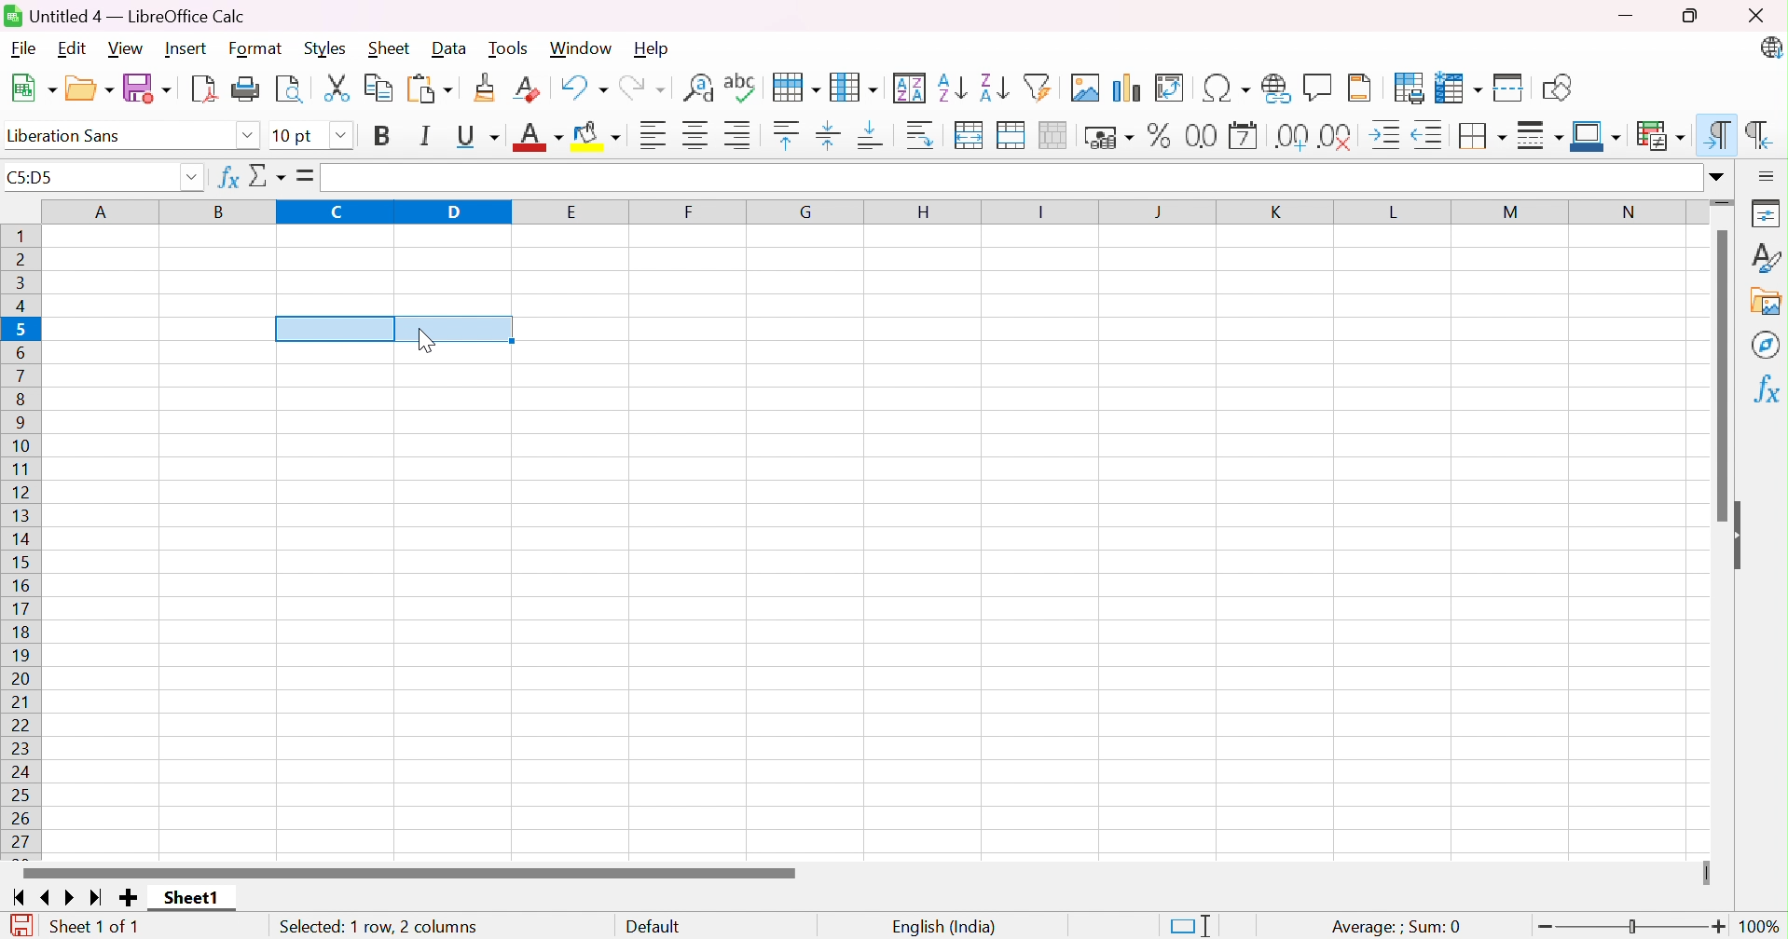 This screenshot has height=939, width=1788. What do you see at coordinates (1058, 135) in the screenshot?
I see `Unmerge cells` at bounding box center [1058, 135].